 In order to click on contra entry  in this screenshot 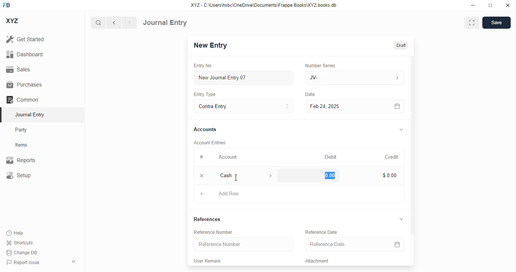, I will do `click(243, 106)`.